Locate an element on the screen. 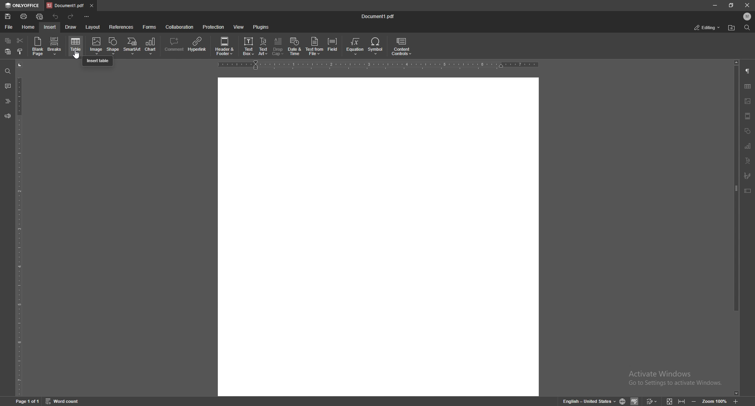  file is located at coordinates (9, 27).